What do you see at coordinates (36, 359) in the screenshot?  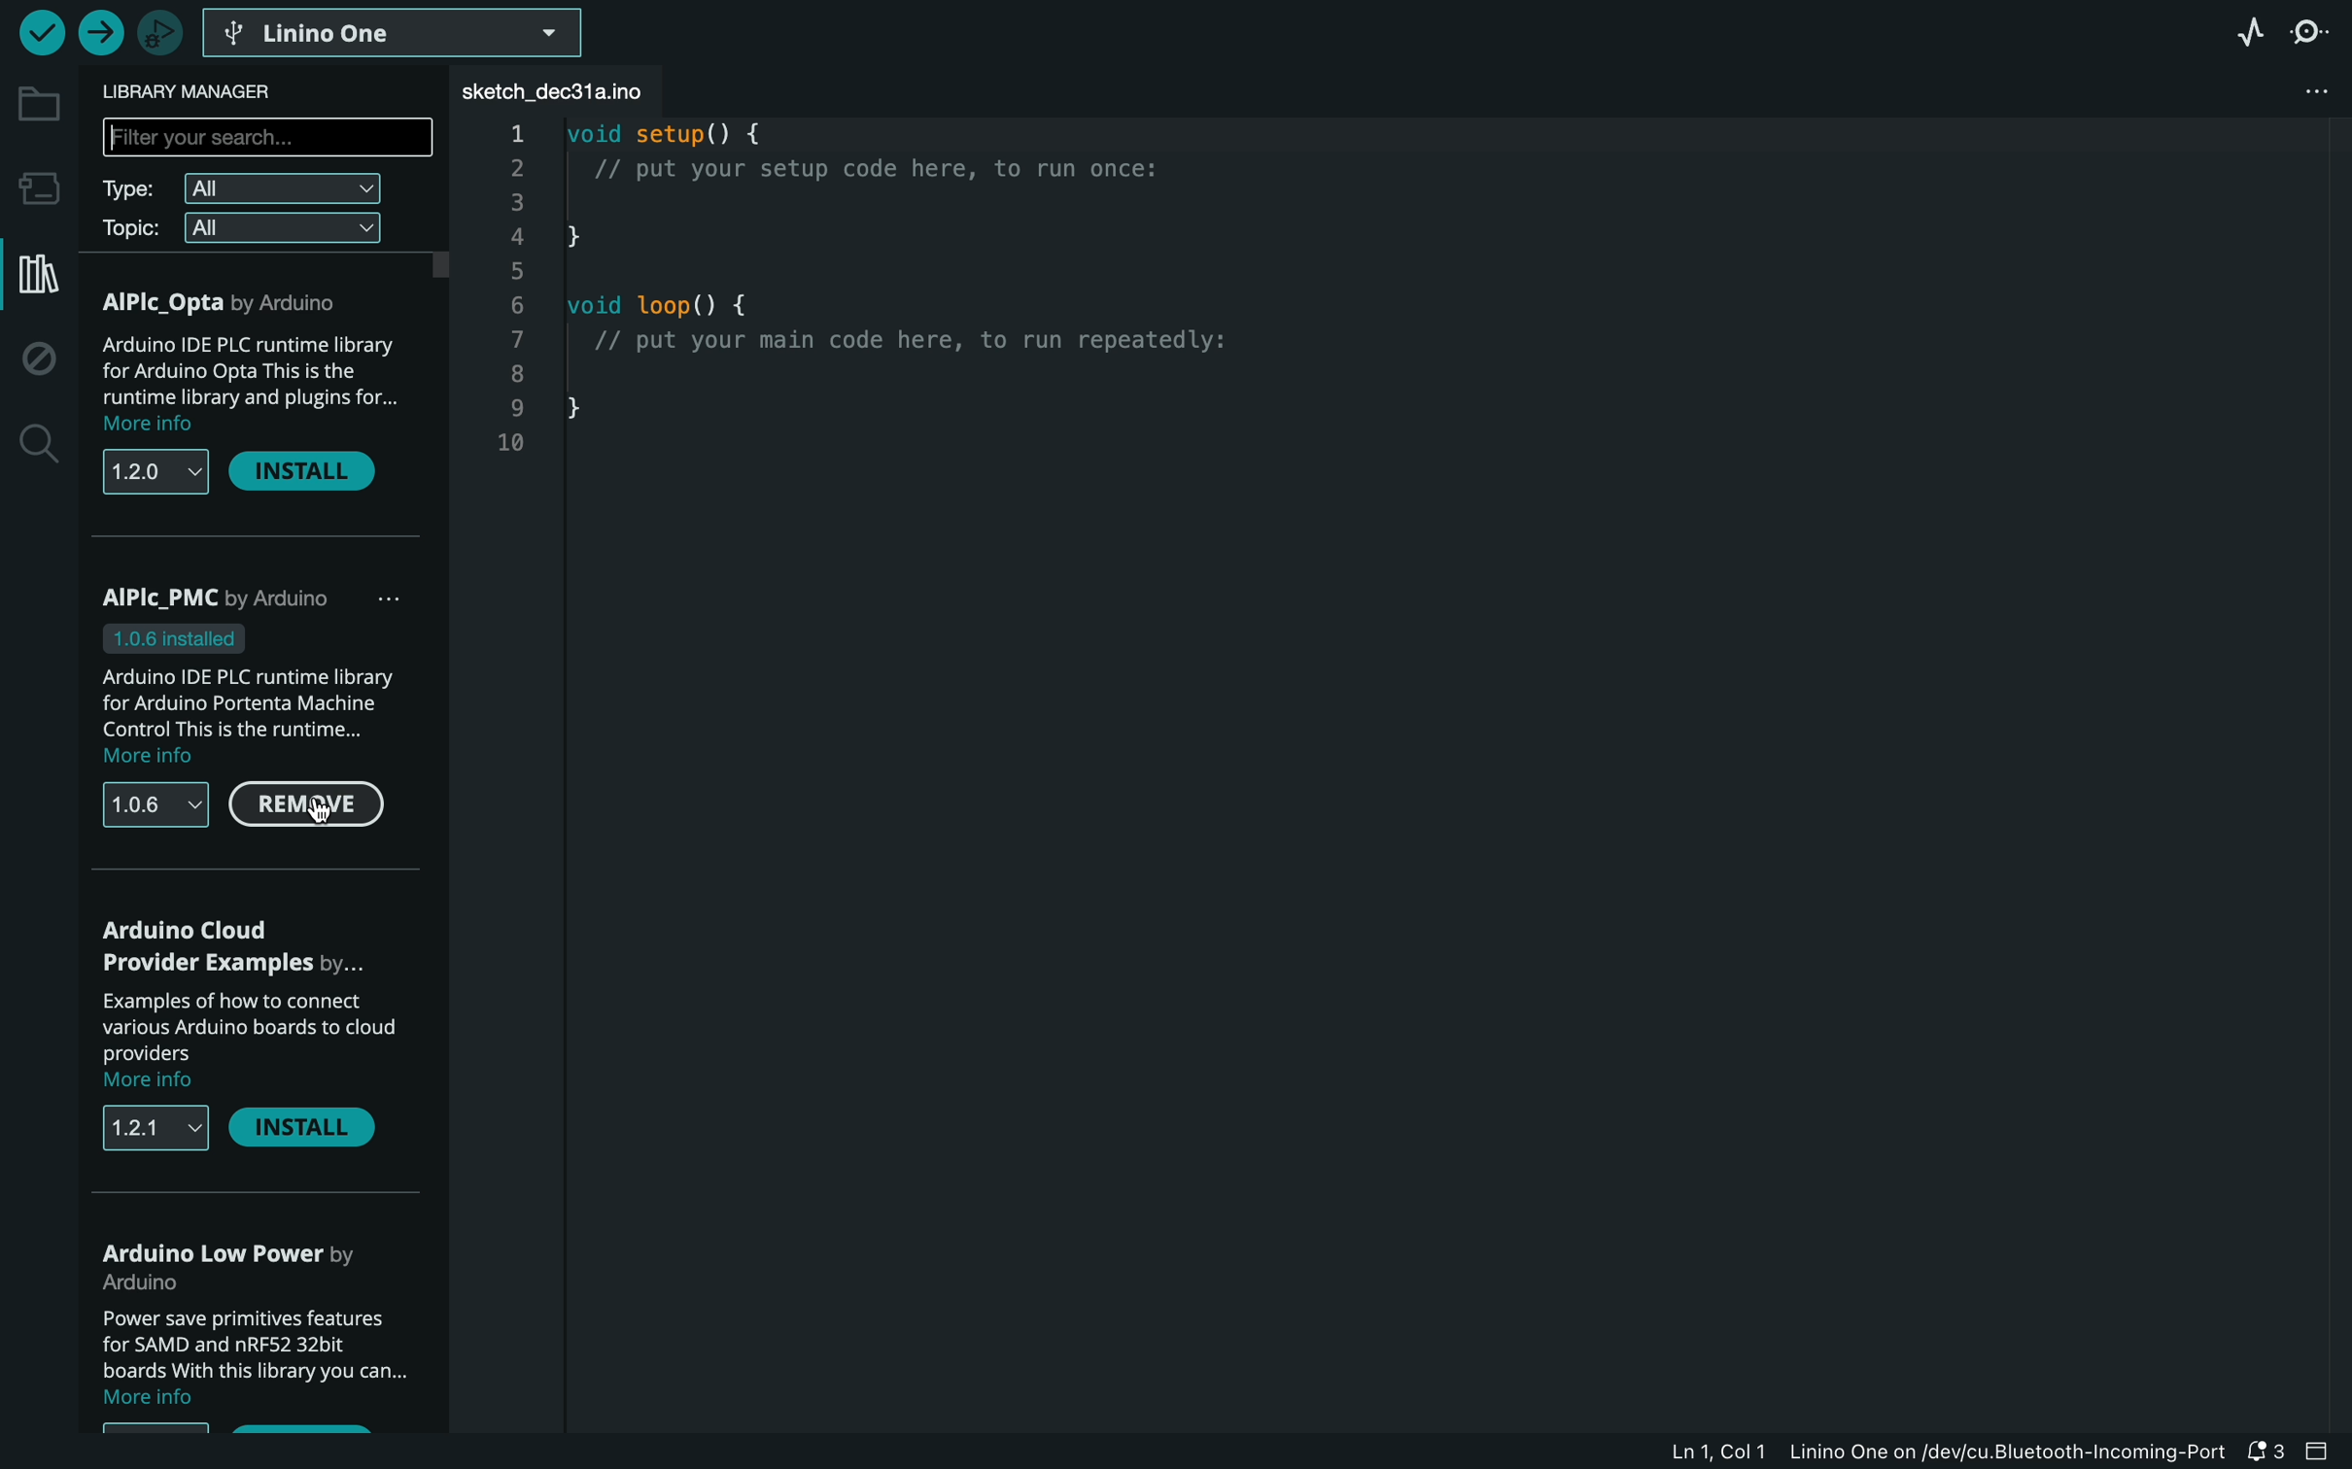 I see `debug` at bounding box center [36, 359].